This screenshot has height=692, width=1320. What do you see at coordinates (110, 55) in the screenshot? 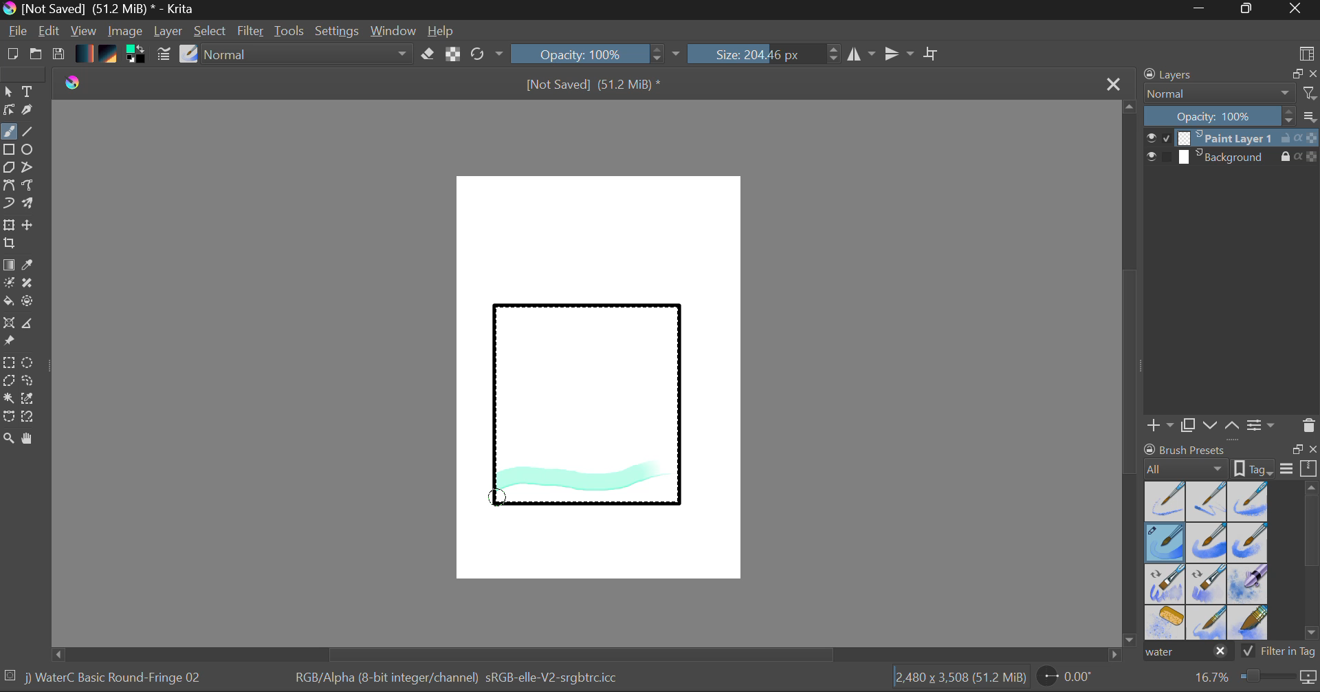
I see `Pattern` at bounding box center [110, 55].